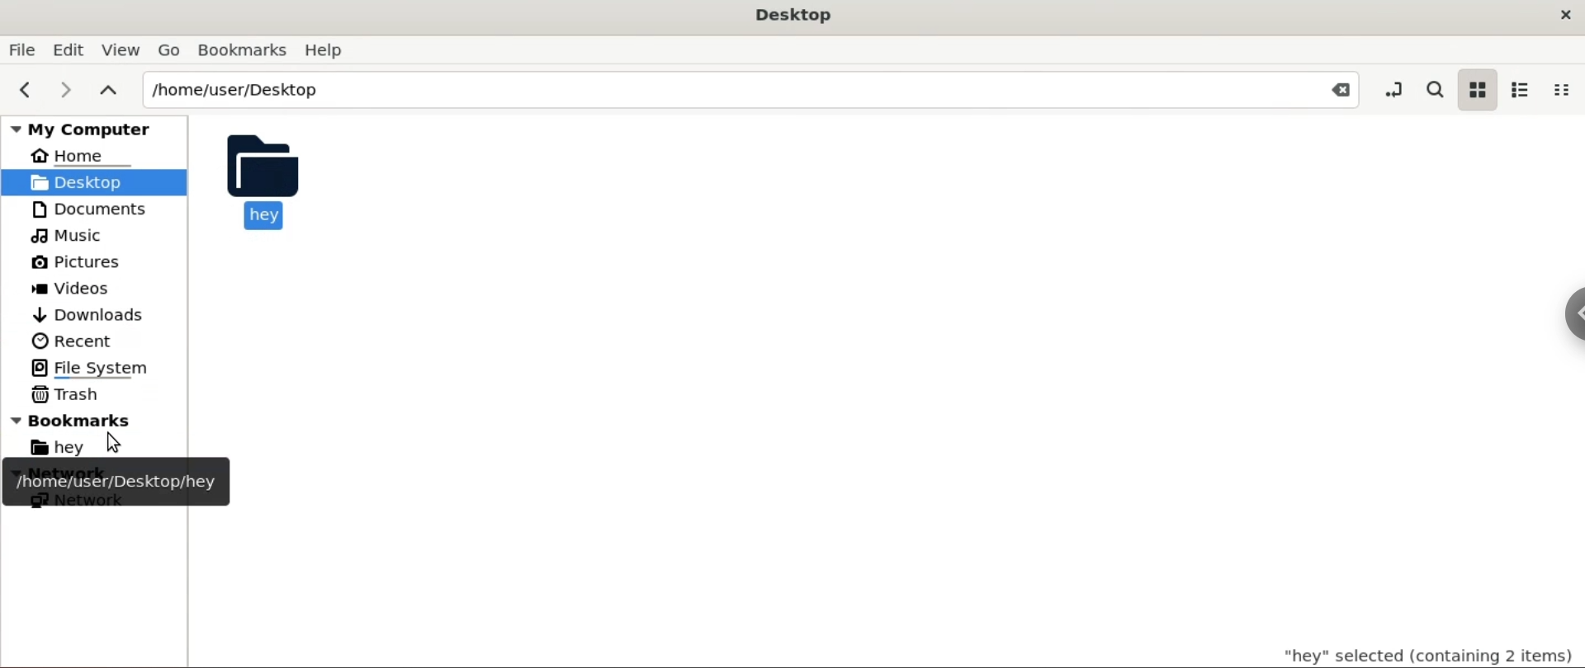  Describe the element at coordinates (114, 443) in the screenshot. I see `cursor` at that location.